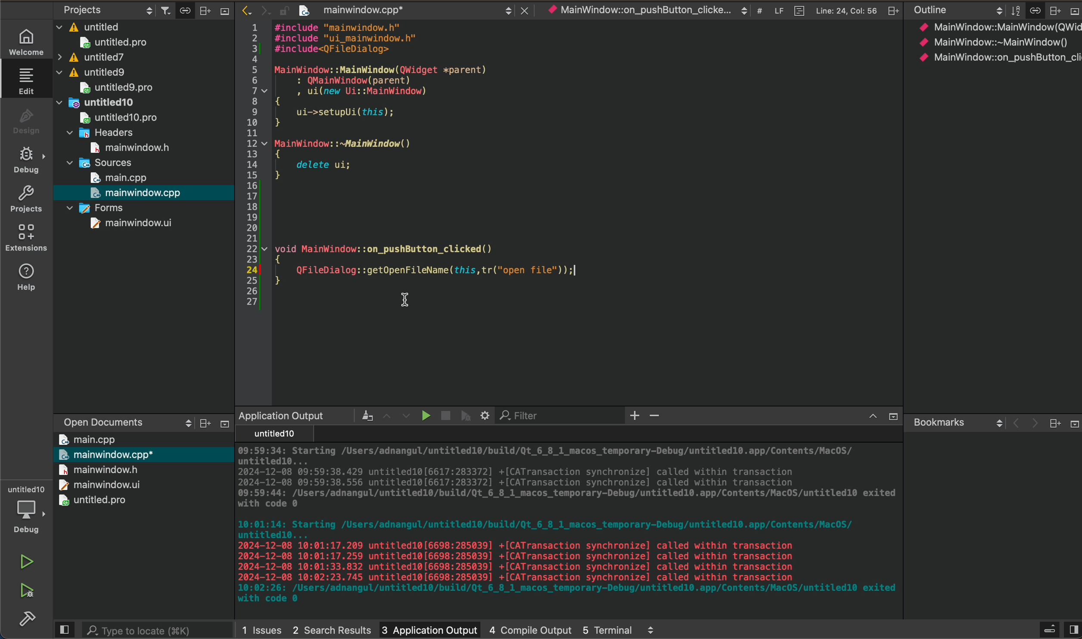 The width and height of the screenshot is (1082, 639). What do you see at coordinates (956, 422) in the screenshot?
I see `Bookmarks dropdown` at bounding box center [956, 422].